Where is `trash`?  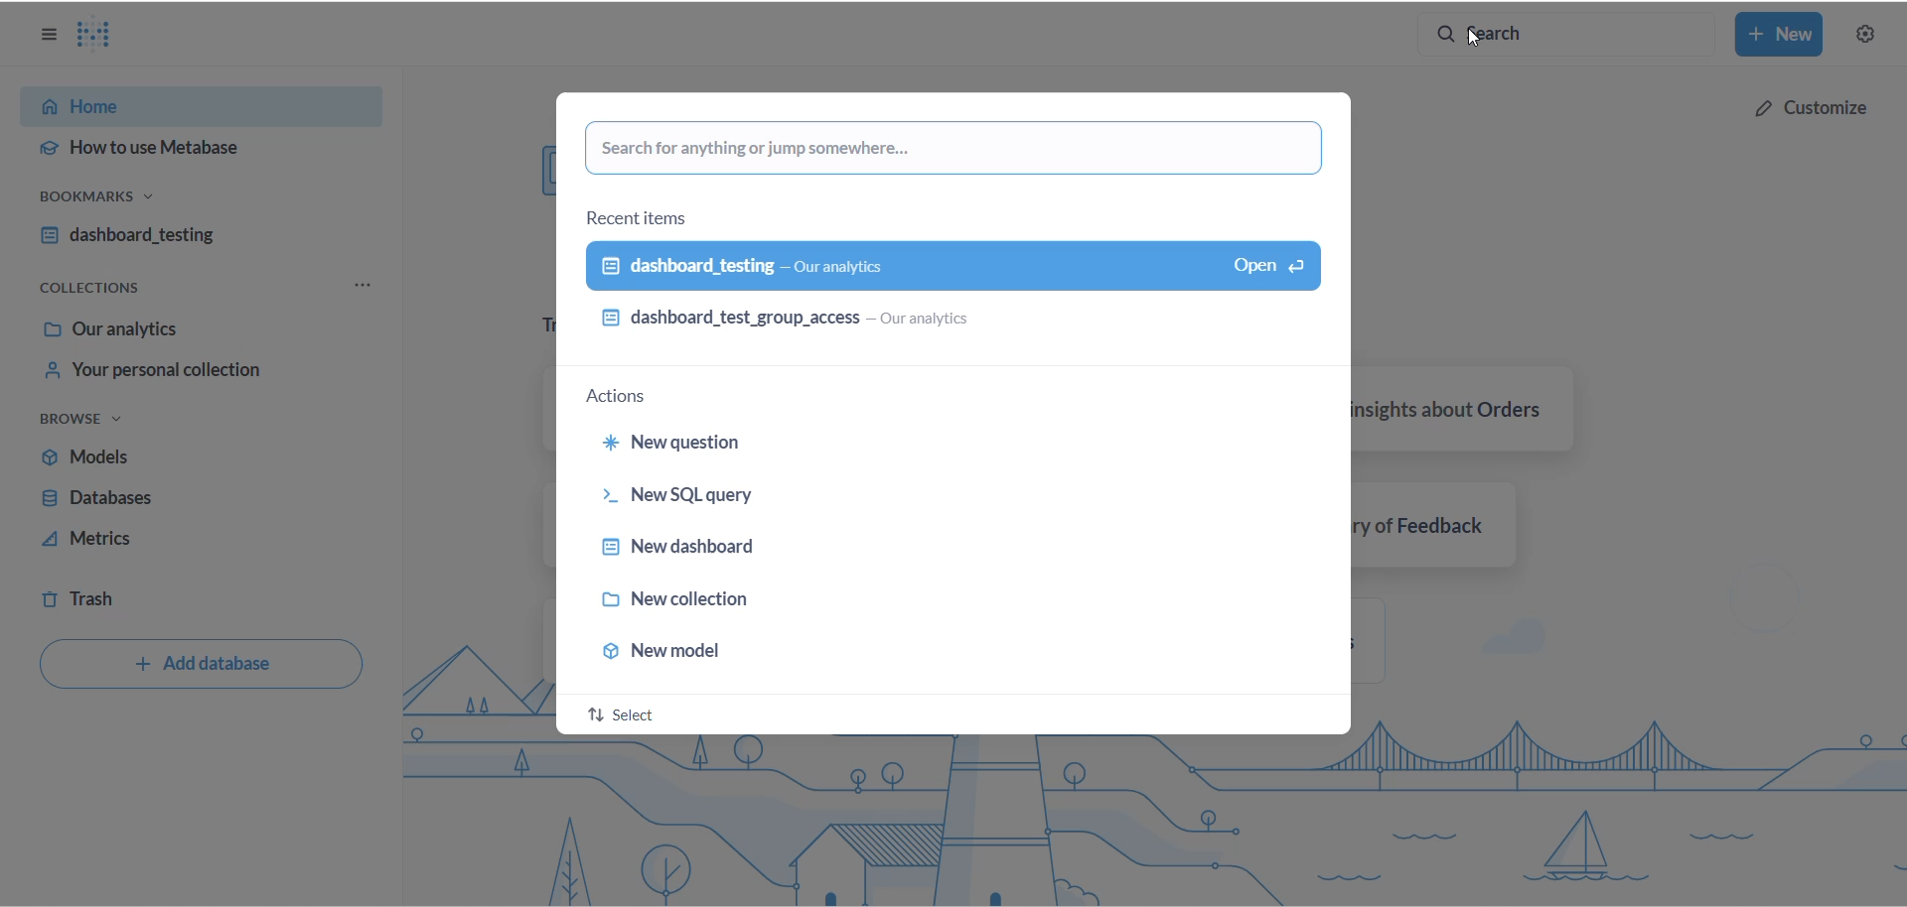
trash is located at coordinates (150, 599).